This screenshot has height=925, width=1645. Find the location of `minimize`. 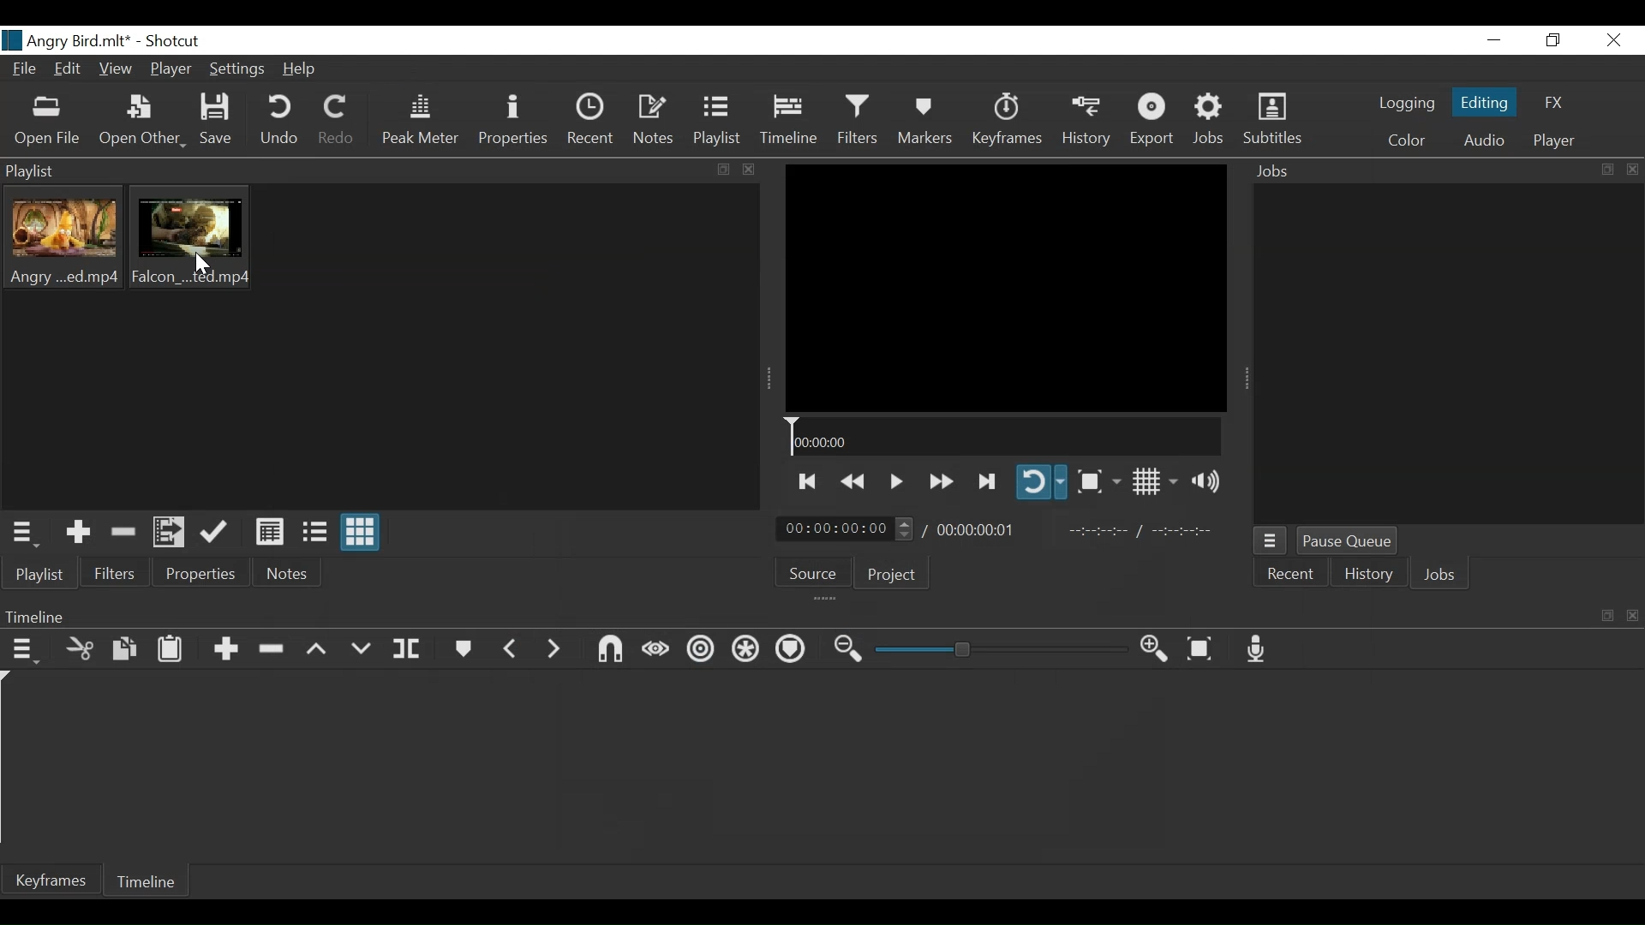

minimize is located at coordinates (1493, 41).